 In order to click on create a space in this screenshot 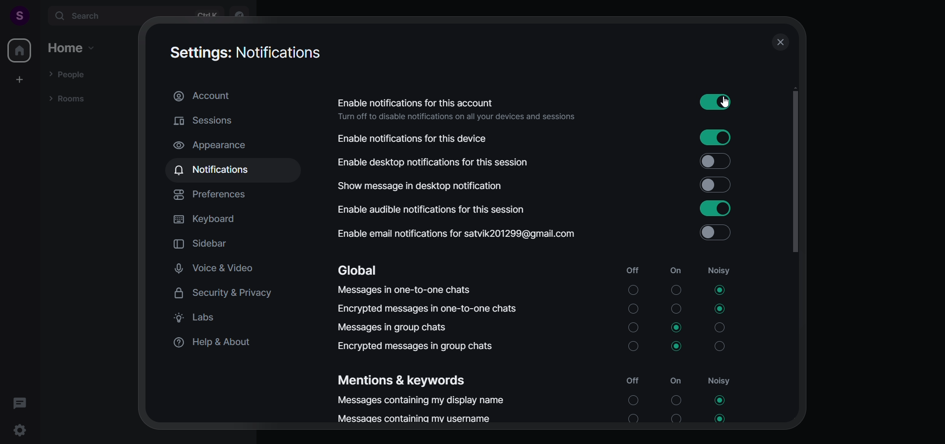, I will do `click(21, 79)`.